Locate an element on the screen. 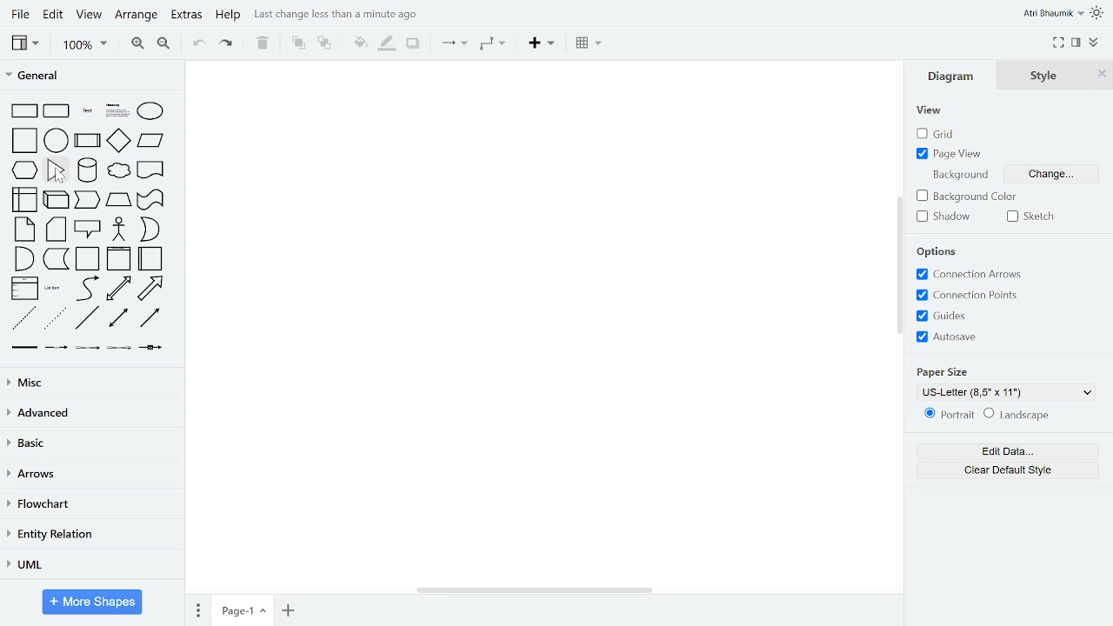  horizontal storage is located at coordinates (151, 259).